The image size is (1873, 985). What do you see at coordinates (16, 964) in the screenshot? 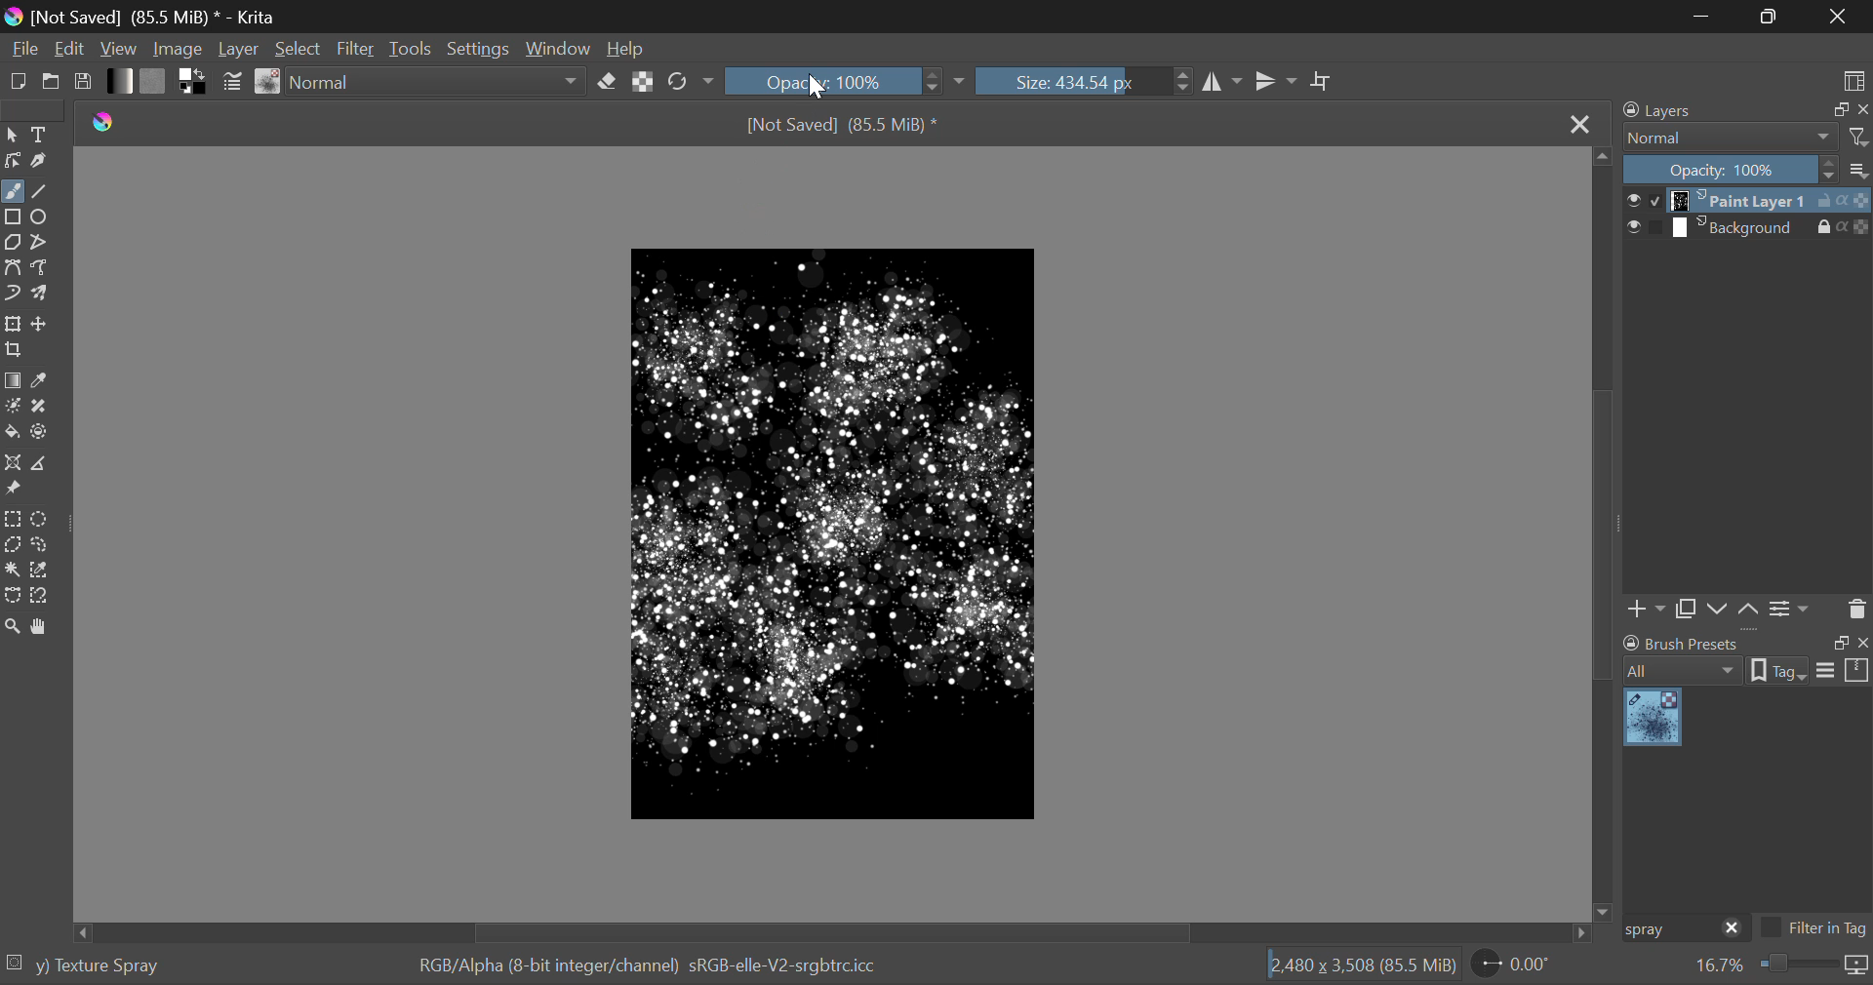
I see `selection` at bounding box center [16, 964].